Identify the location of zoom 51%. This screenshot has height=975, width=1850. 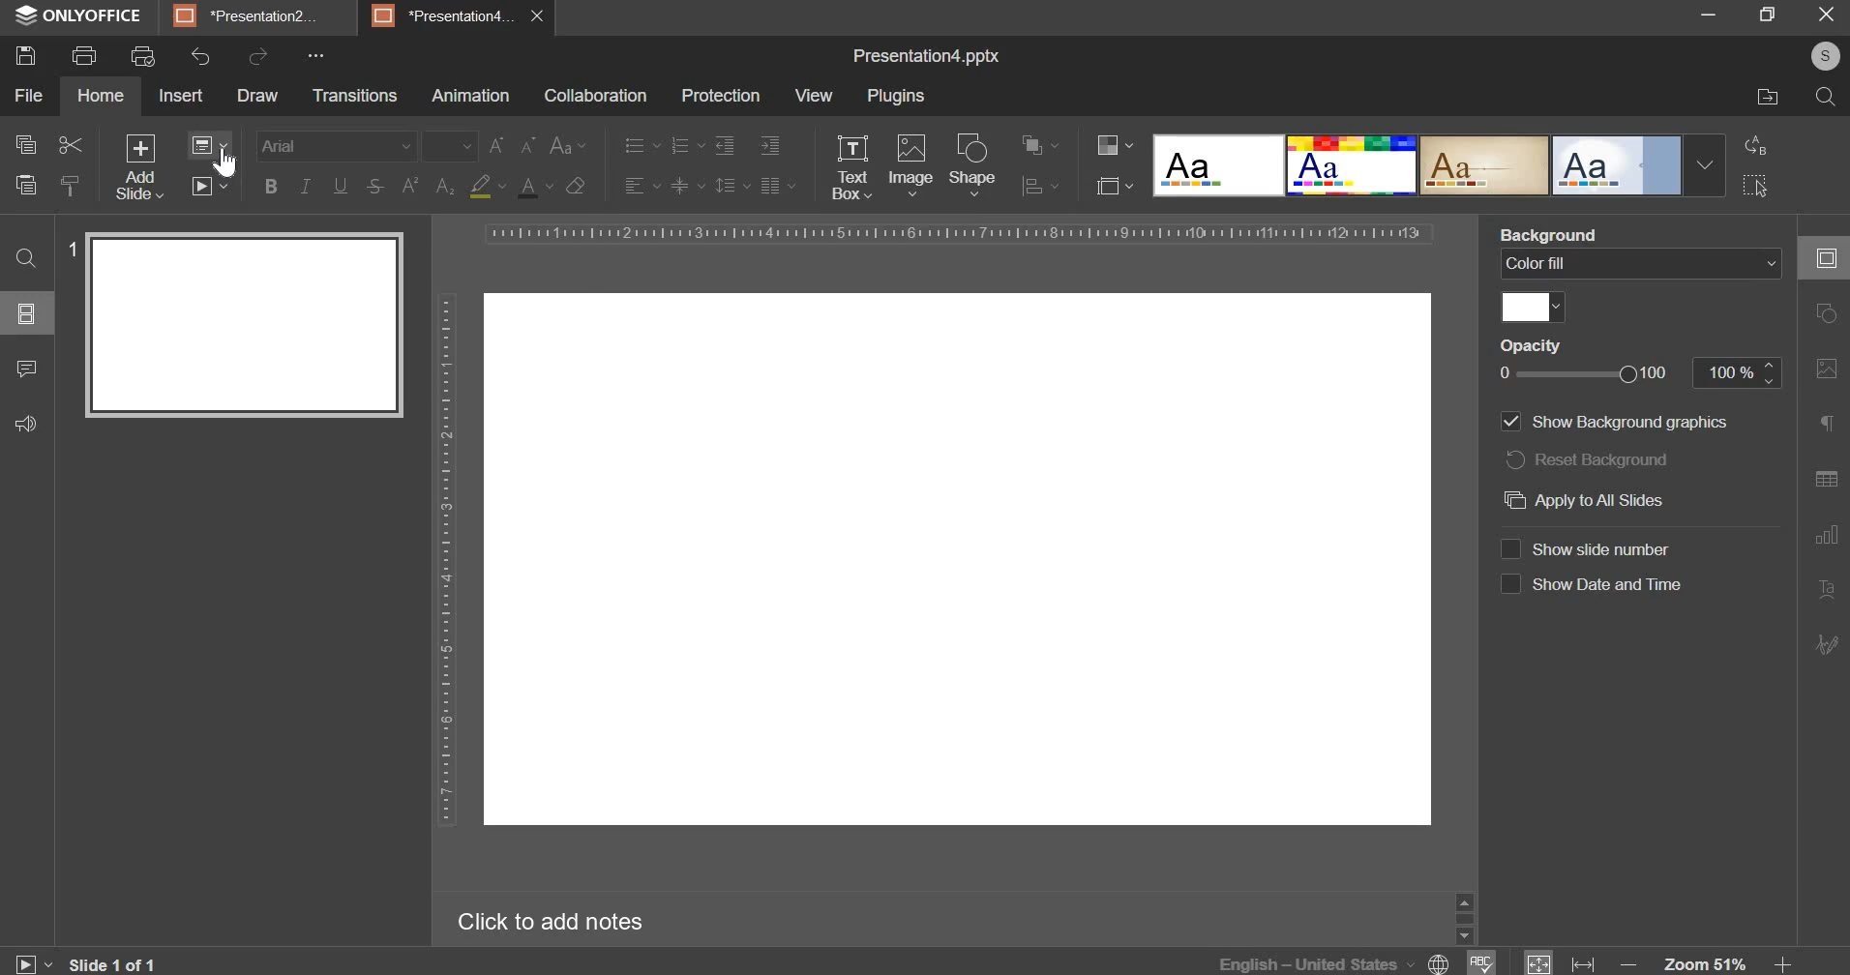
(1705, 963).